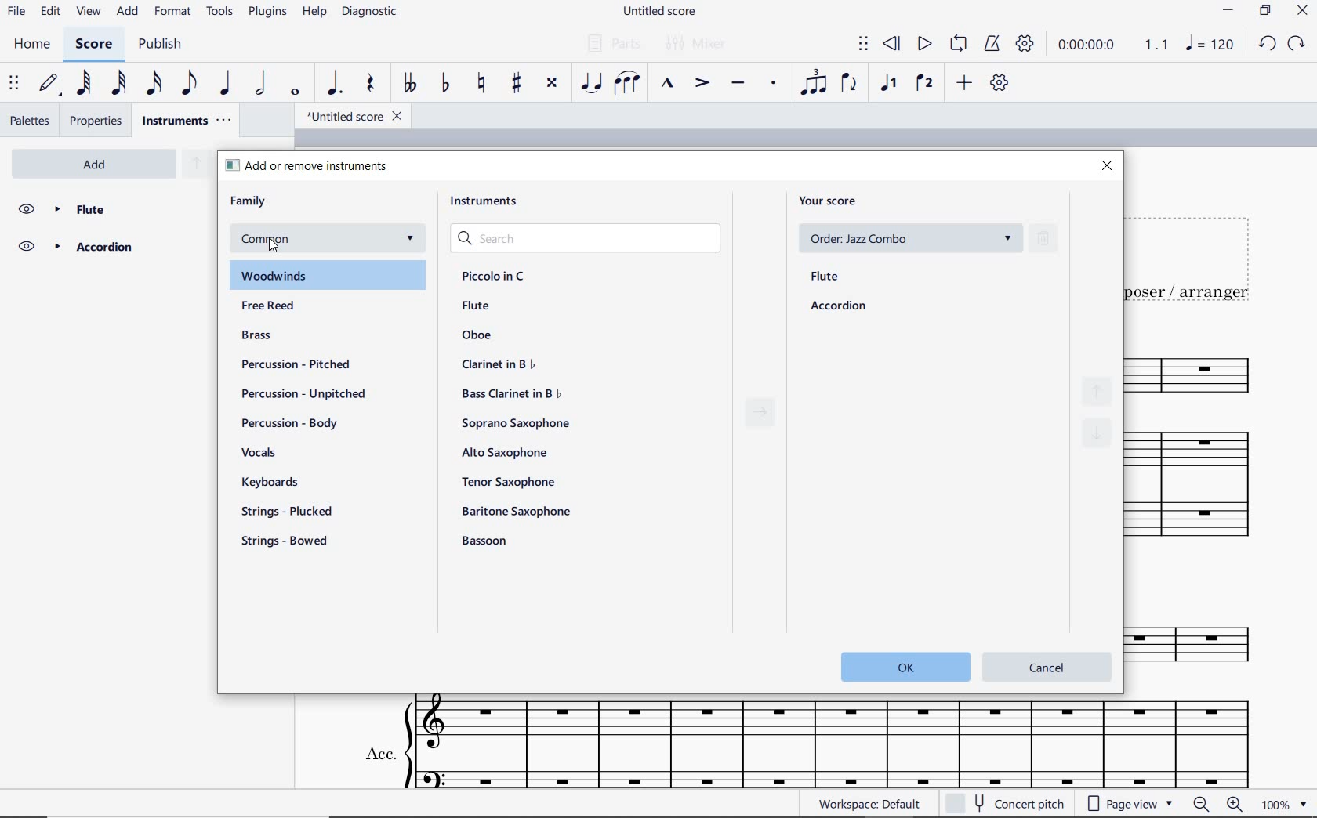 The width and height of the screenshot is (1317, 818). I want to click on Tenor Saxophone, so click(509, 481).